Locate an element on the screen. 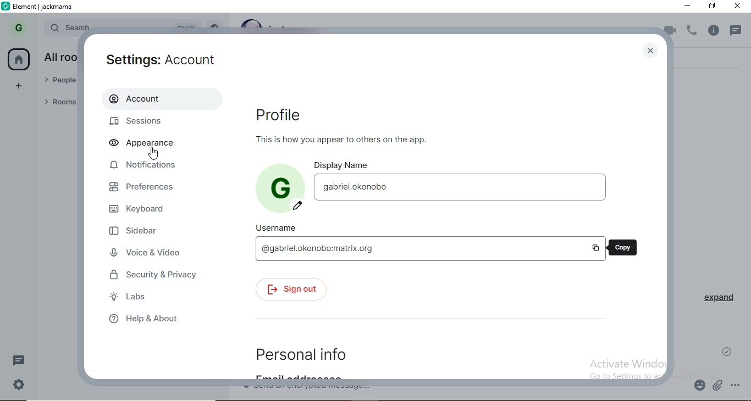 This screenshot has width=751, height=401. sessions is located at coordinates (137, 120).